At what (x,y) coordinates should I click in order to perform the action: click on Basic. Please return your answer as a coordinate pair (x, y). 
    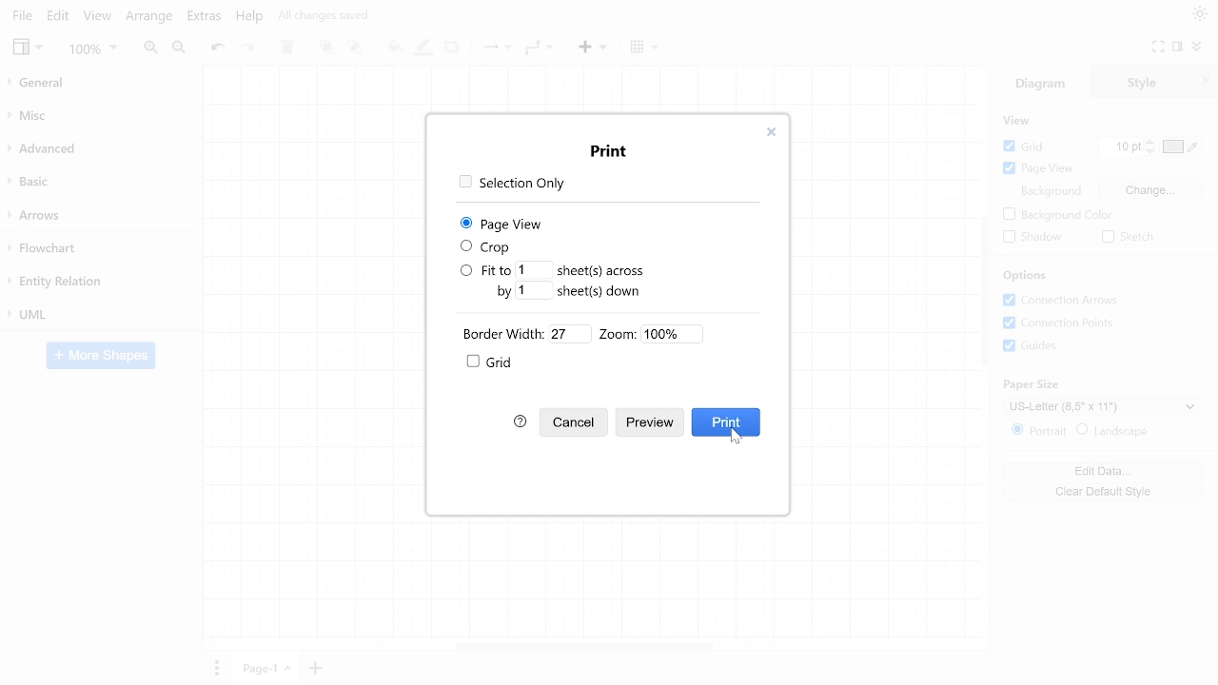
    Looking at the image, I should click on (98, 181).